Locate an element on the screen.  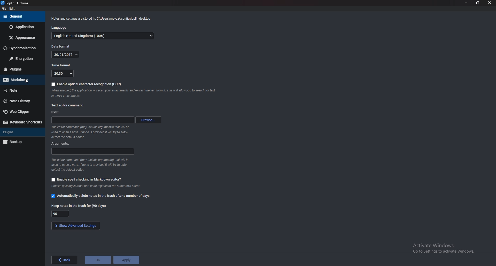
text editor command is located at coordinates (69, 105).